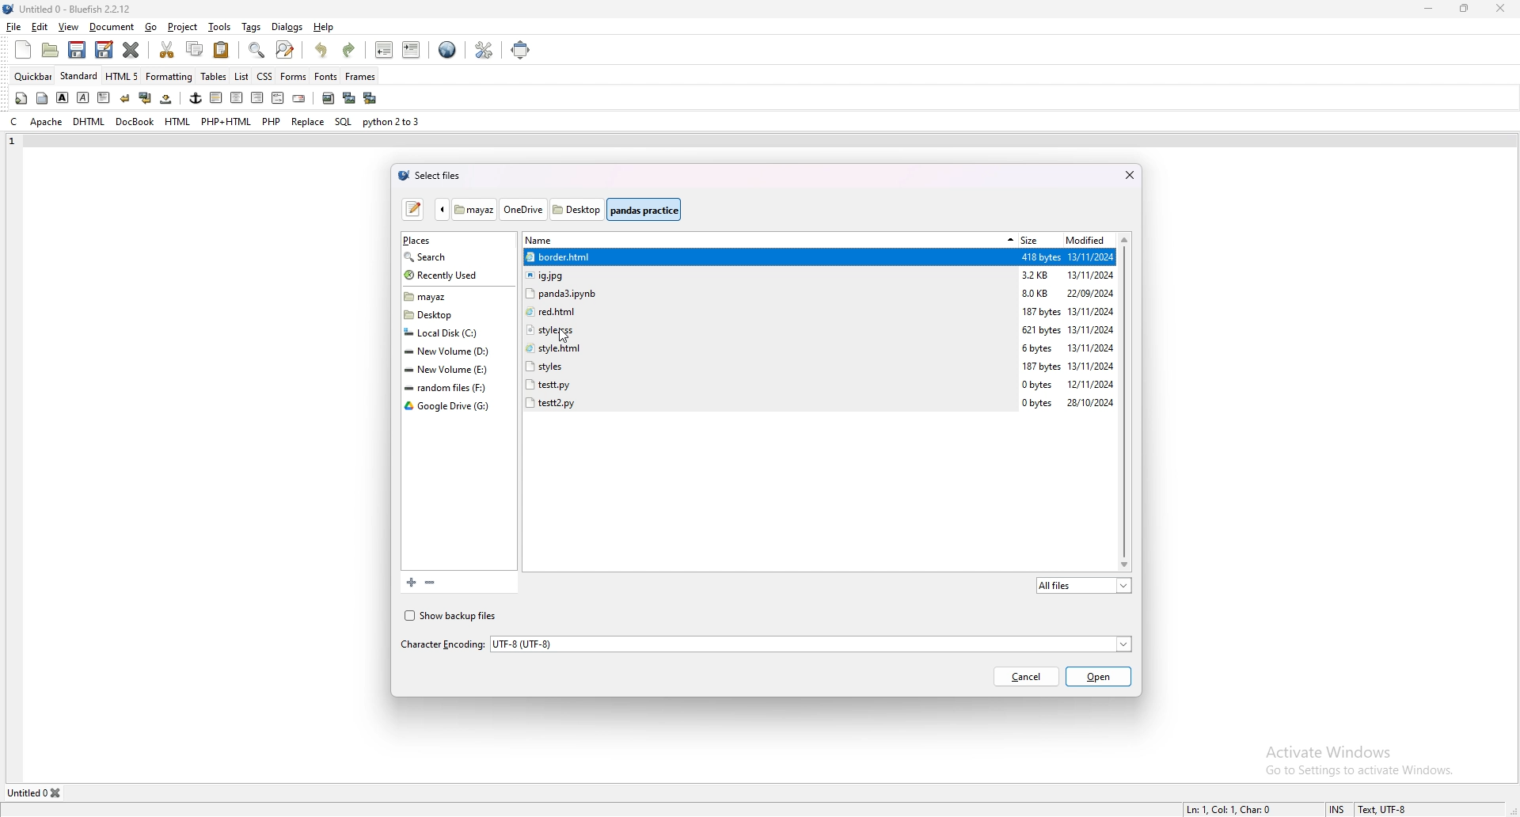 This screenshot has width=1520, height=817. What do you see at coordinates (769, 292) in the screenshot?
I see `file` at bounding box center [769, 292].